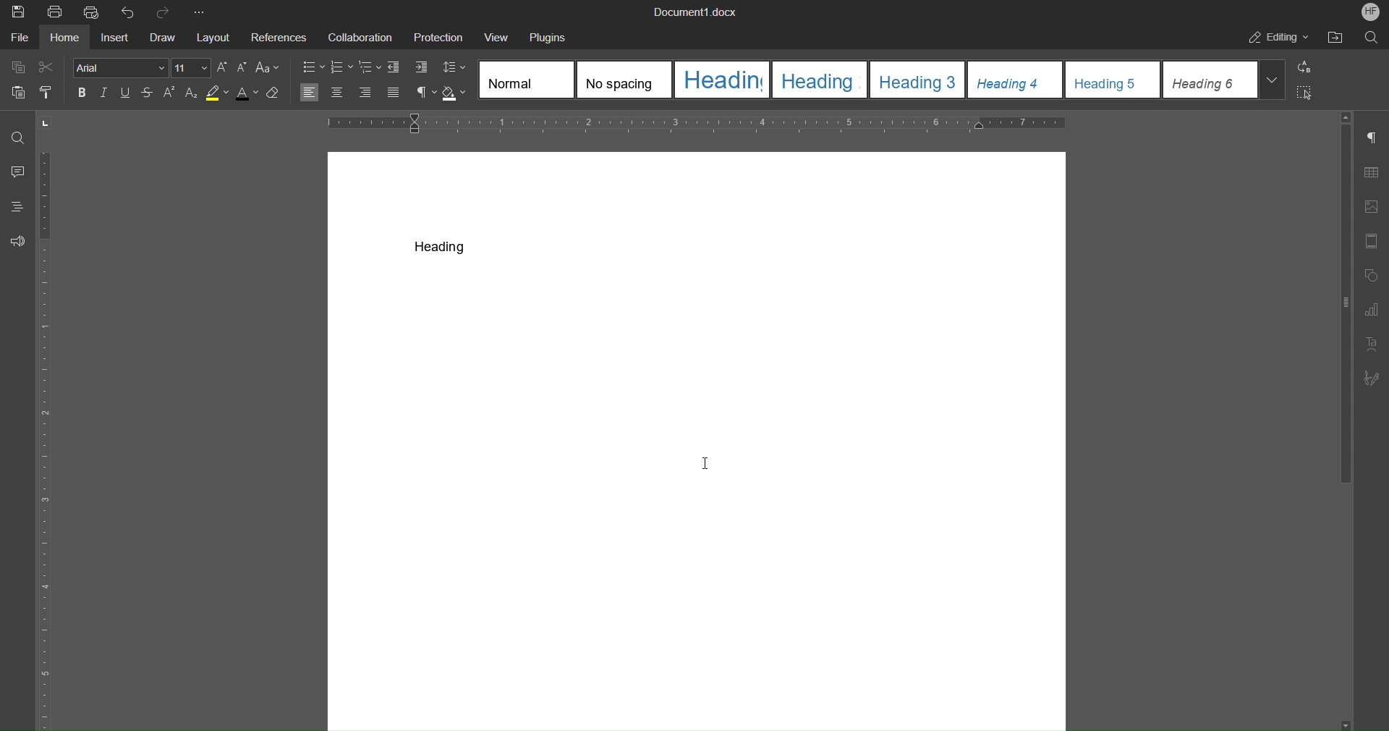  Describe the element at coordinates (1372, 307) in the screenshot. I see `Graph` at that location.